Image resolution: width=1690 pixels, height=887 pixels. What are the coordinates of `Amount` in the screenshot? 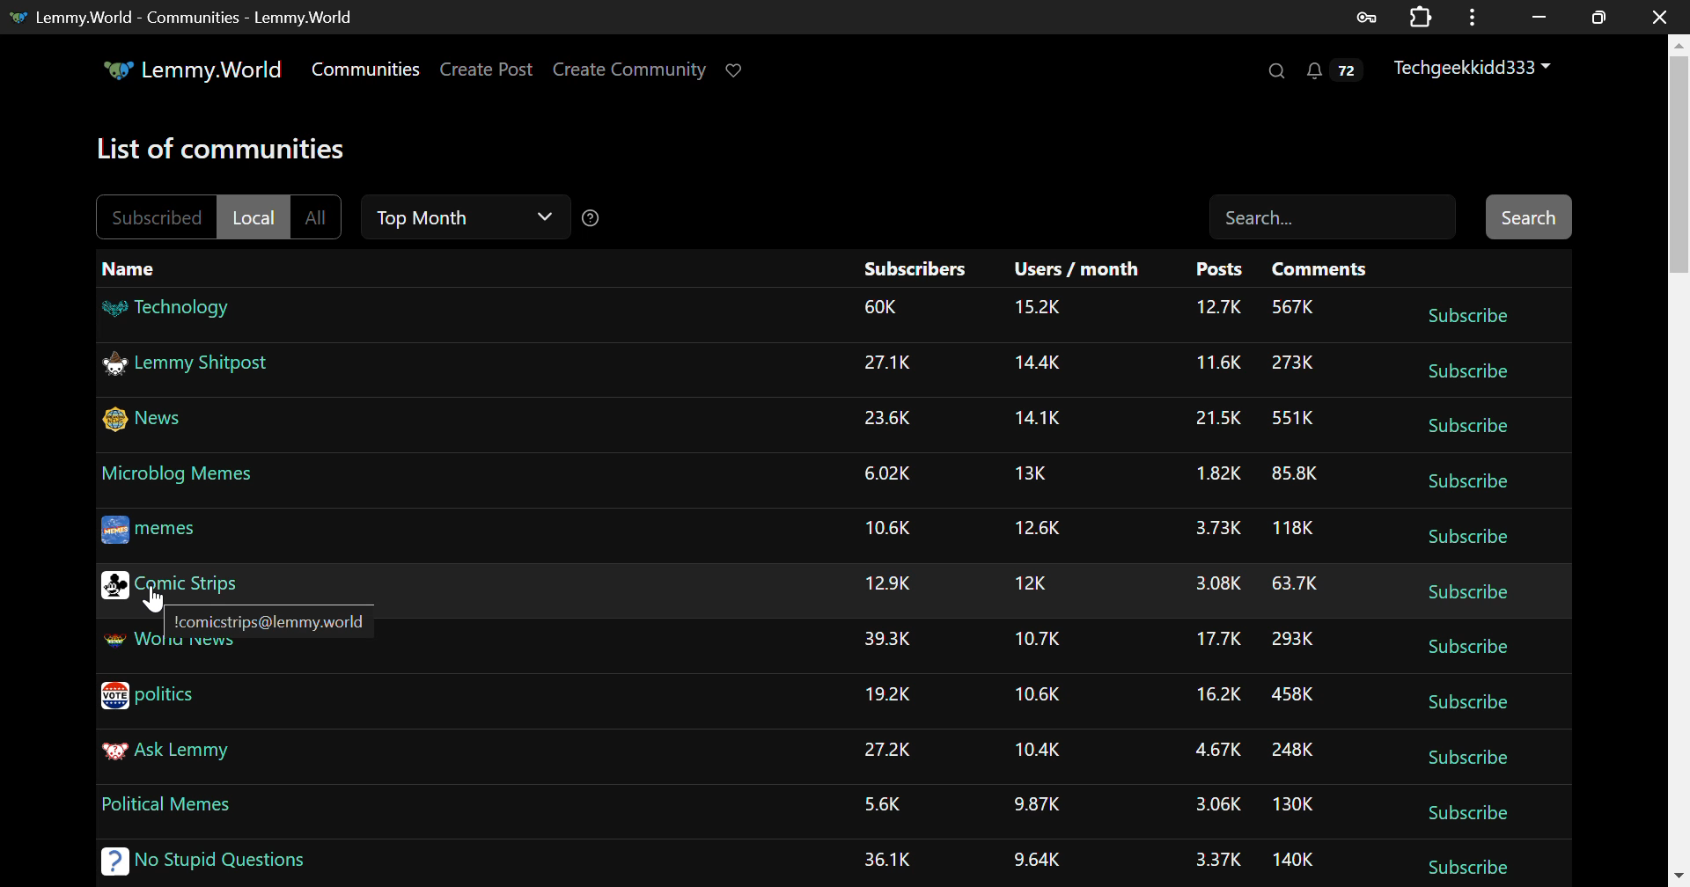 It's located at (1292, 863).